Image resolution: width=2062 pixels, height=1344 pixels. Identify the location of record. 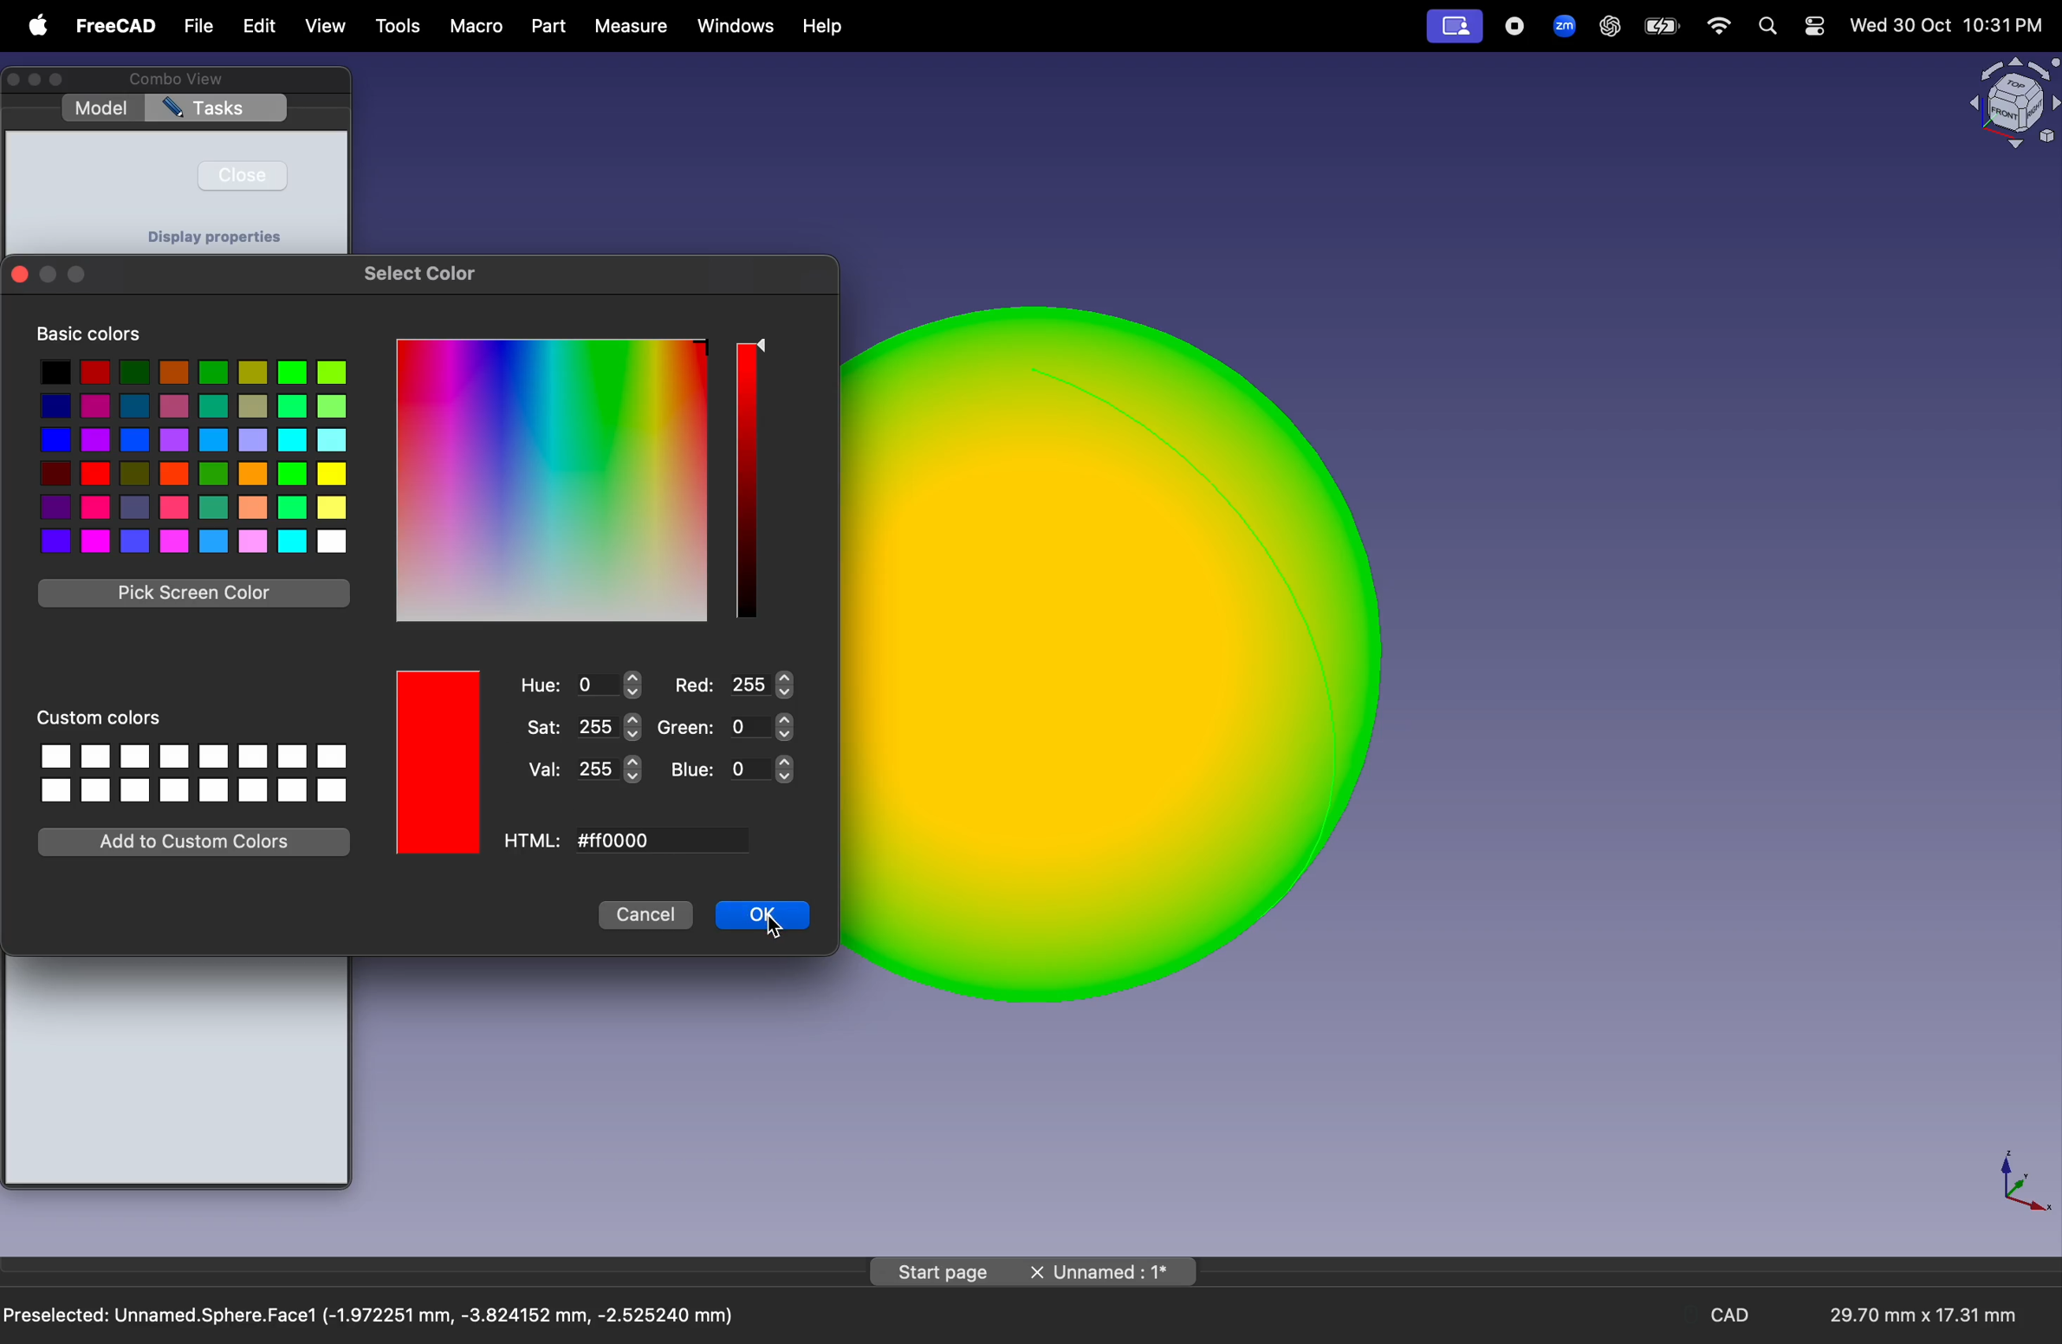
(1516, 25).